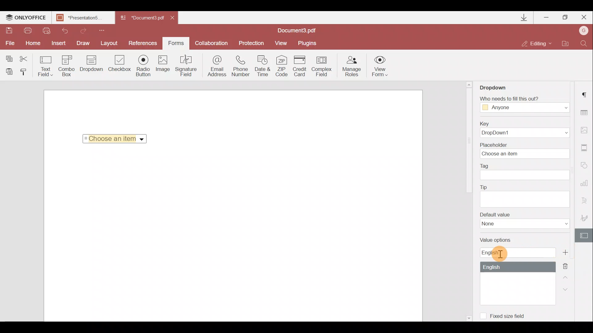  What do you see at coordinates (569, 265) in the screenshot?
I see `Delete` at bounding box center [569, 265].